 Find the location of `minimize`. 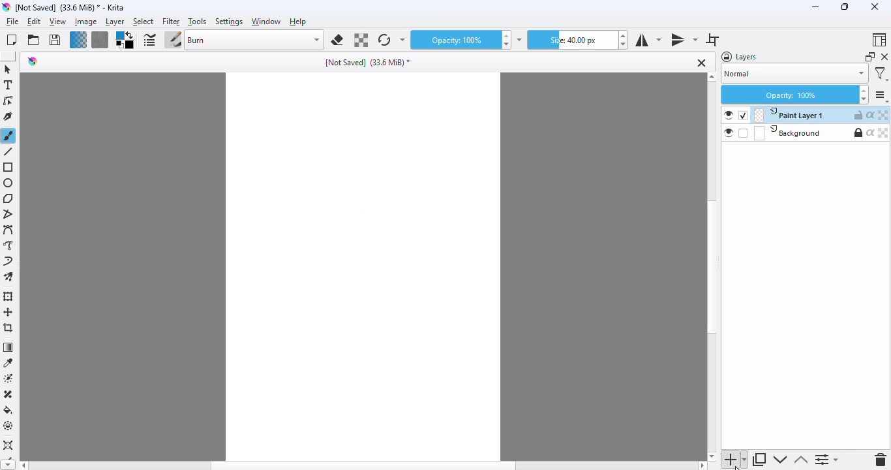

minimize is located at coordinates (815, 7).